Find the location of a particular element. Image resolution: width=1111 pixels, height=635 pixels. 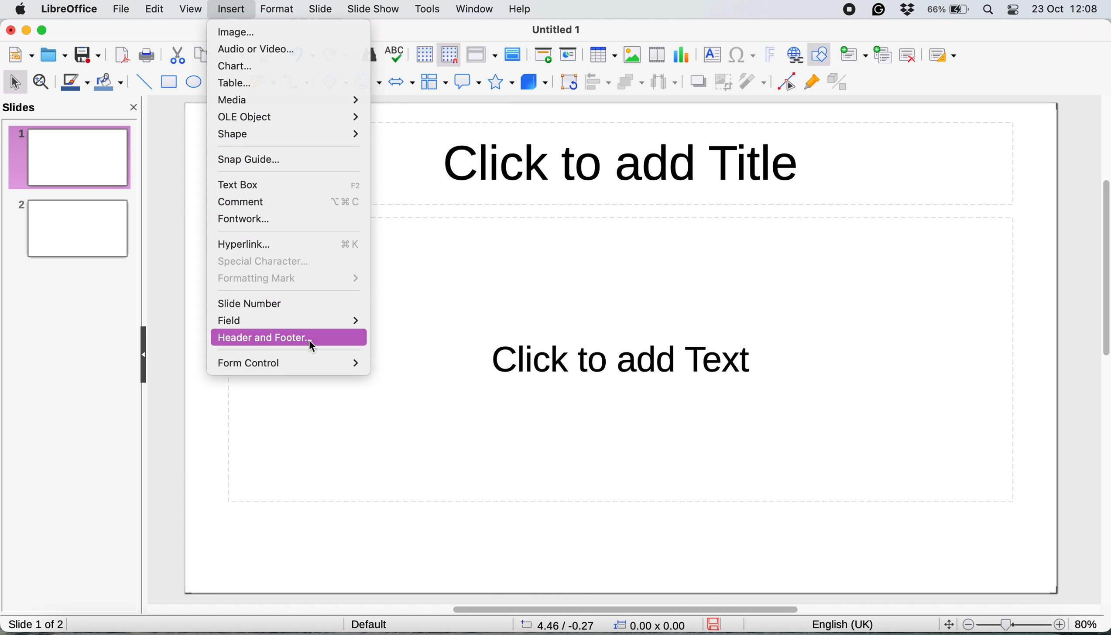

minimise is located at coordinates (27, 31).